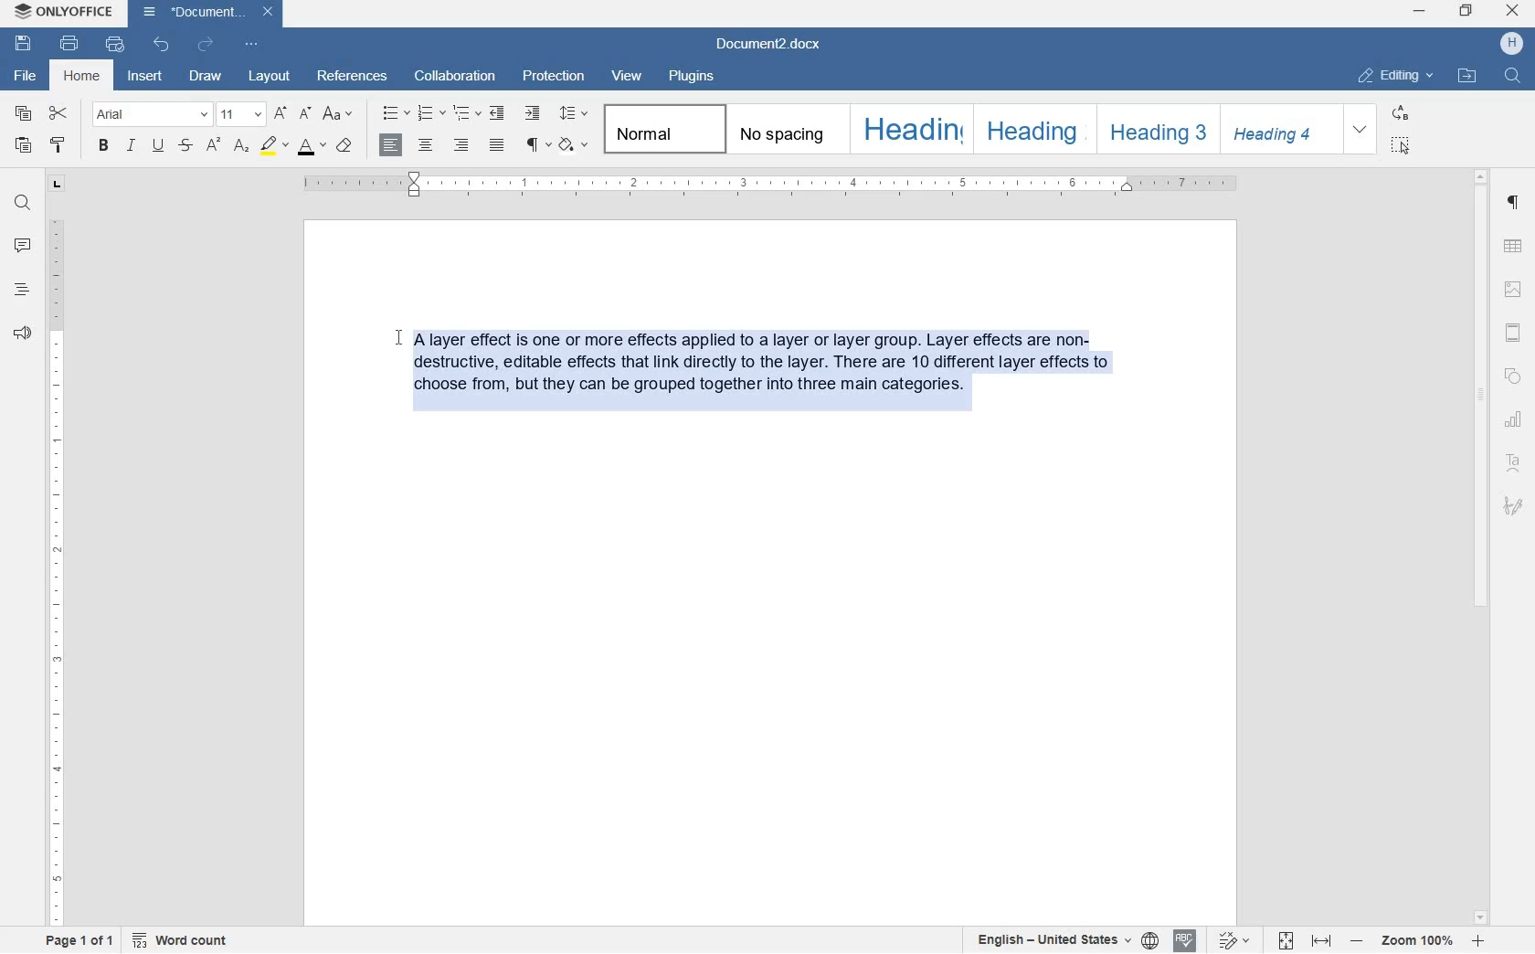 This screenshot has width=1535, height=954. What do you see at coordinates (280, 113) in the screenshot?
I see `increment font size` at bounding box center [280, 113].